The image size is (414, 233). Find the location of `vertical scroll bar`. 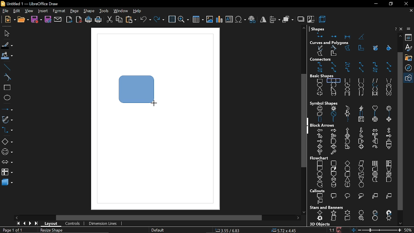

vertical scroll bar is located at coordinates (302, 122).